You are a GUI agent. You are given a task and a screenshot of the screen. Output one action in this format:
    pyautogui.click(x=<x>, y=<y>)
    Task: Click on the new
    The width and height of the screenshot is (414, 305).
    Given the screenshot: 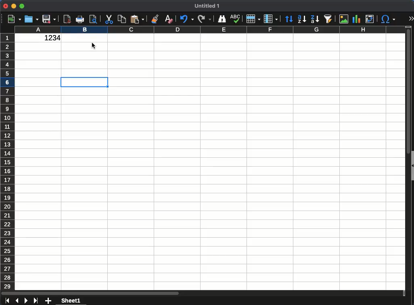 What is the action you would take?
    pyautogui.click(x=14, y=19)
    